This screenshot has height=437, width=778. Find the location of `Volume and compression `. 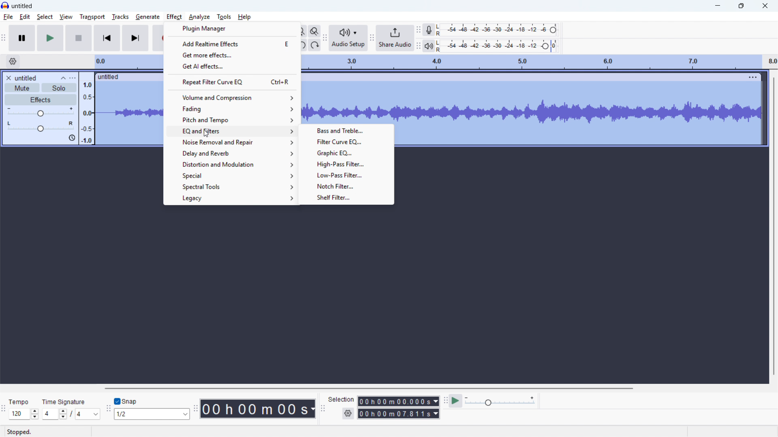

Volume and compression  is located at coordinates (233, 98).